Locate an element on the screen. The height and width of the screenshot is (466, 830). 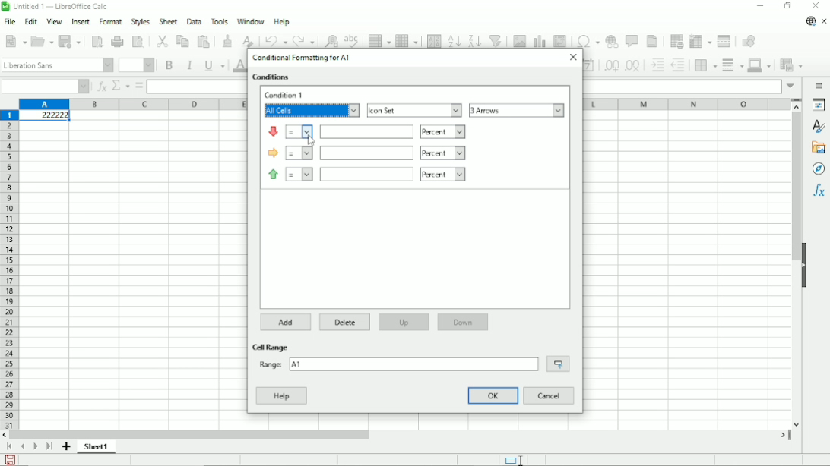
Functions is located at coordinates (819, 191).